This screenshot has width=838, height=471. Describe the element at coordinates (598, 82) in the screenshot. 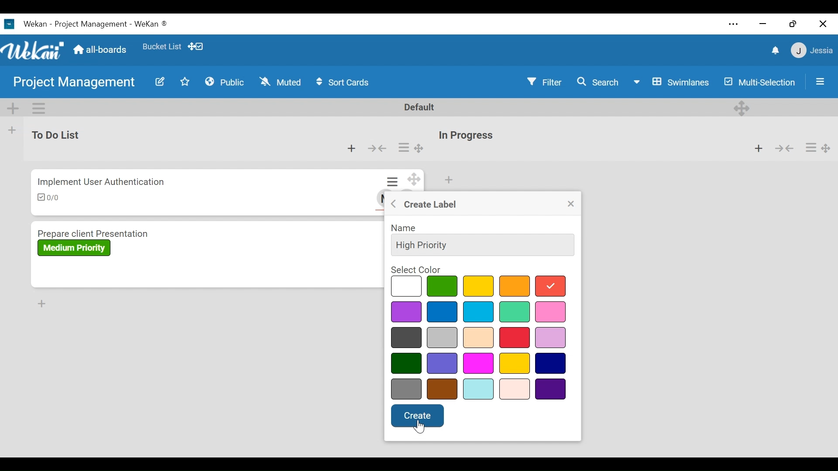

I see `Search` at that location.